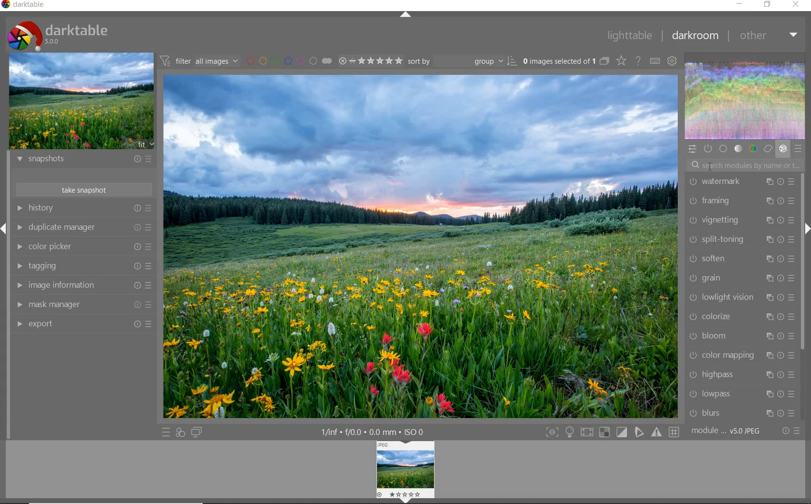 Image resolution: width=811 pixels, height=504 pixels. I want to click on duplicate manager, so click(84, 229).